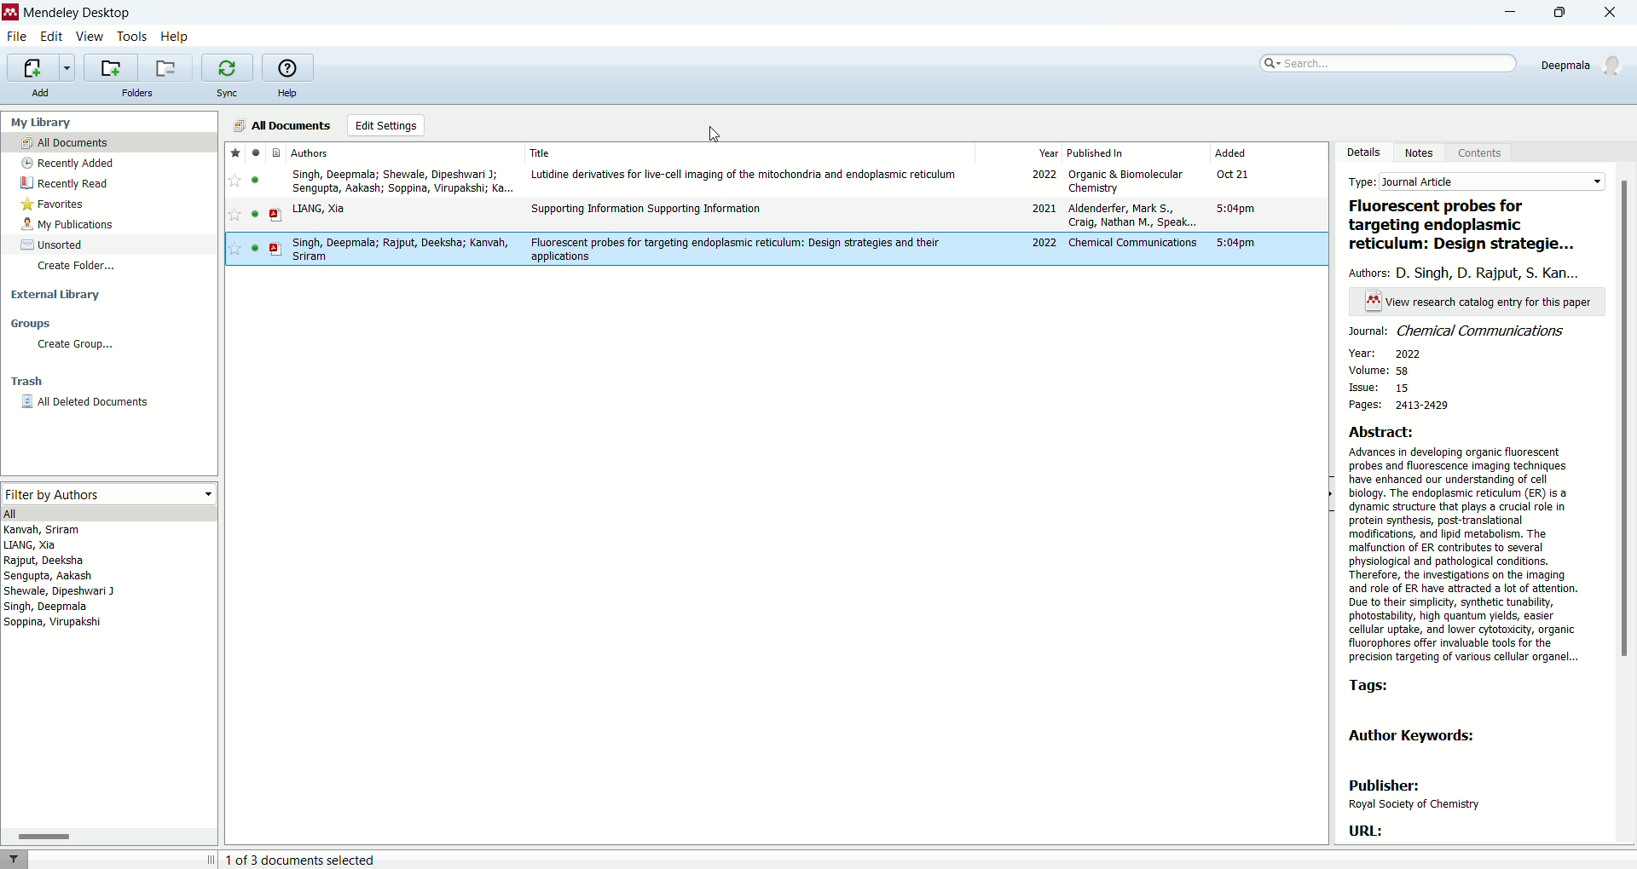  I want to click on Chemical communications, so click(1131, 242).